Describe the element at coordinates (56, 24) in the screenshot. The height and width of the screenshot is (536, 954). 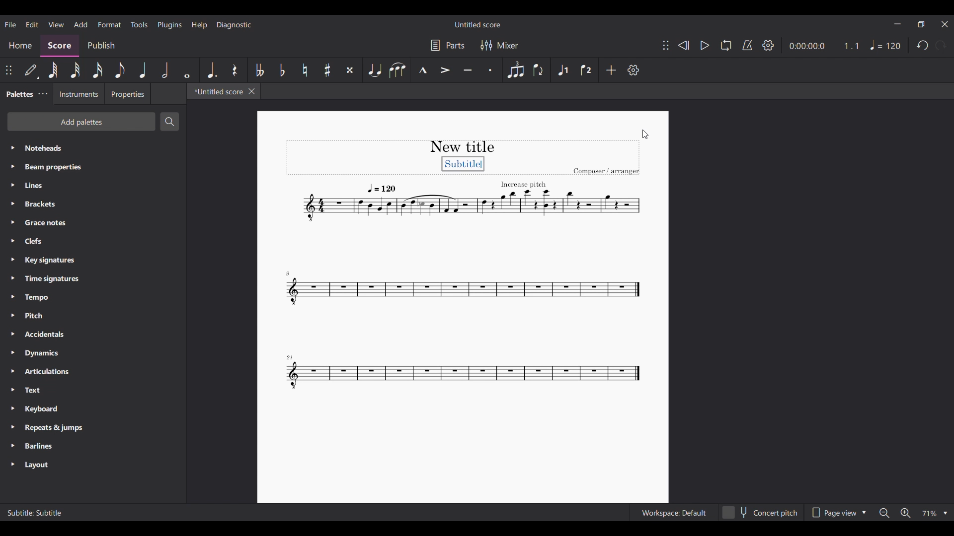
I see `View menu` at that location.